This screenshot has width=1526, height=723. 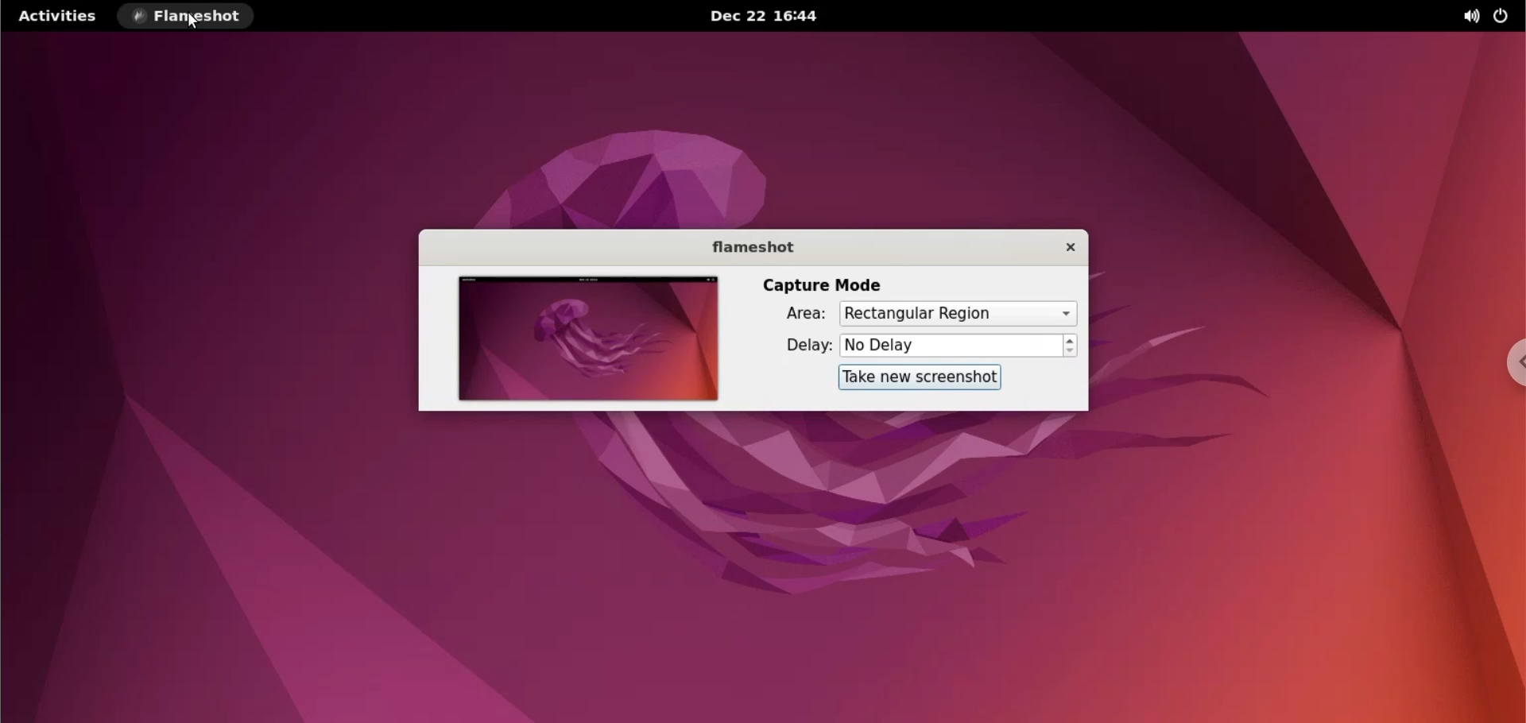 I want to click on Area:, so click(x=796, y=315).